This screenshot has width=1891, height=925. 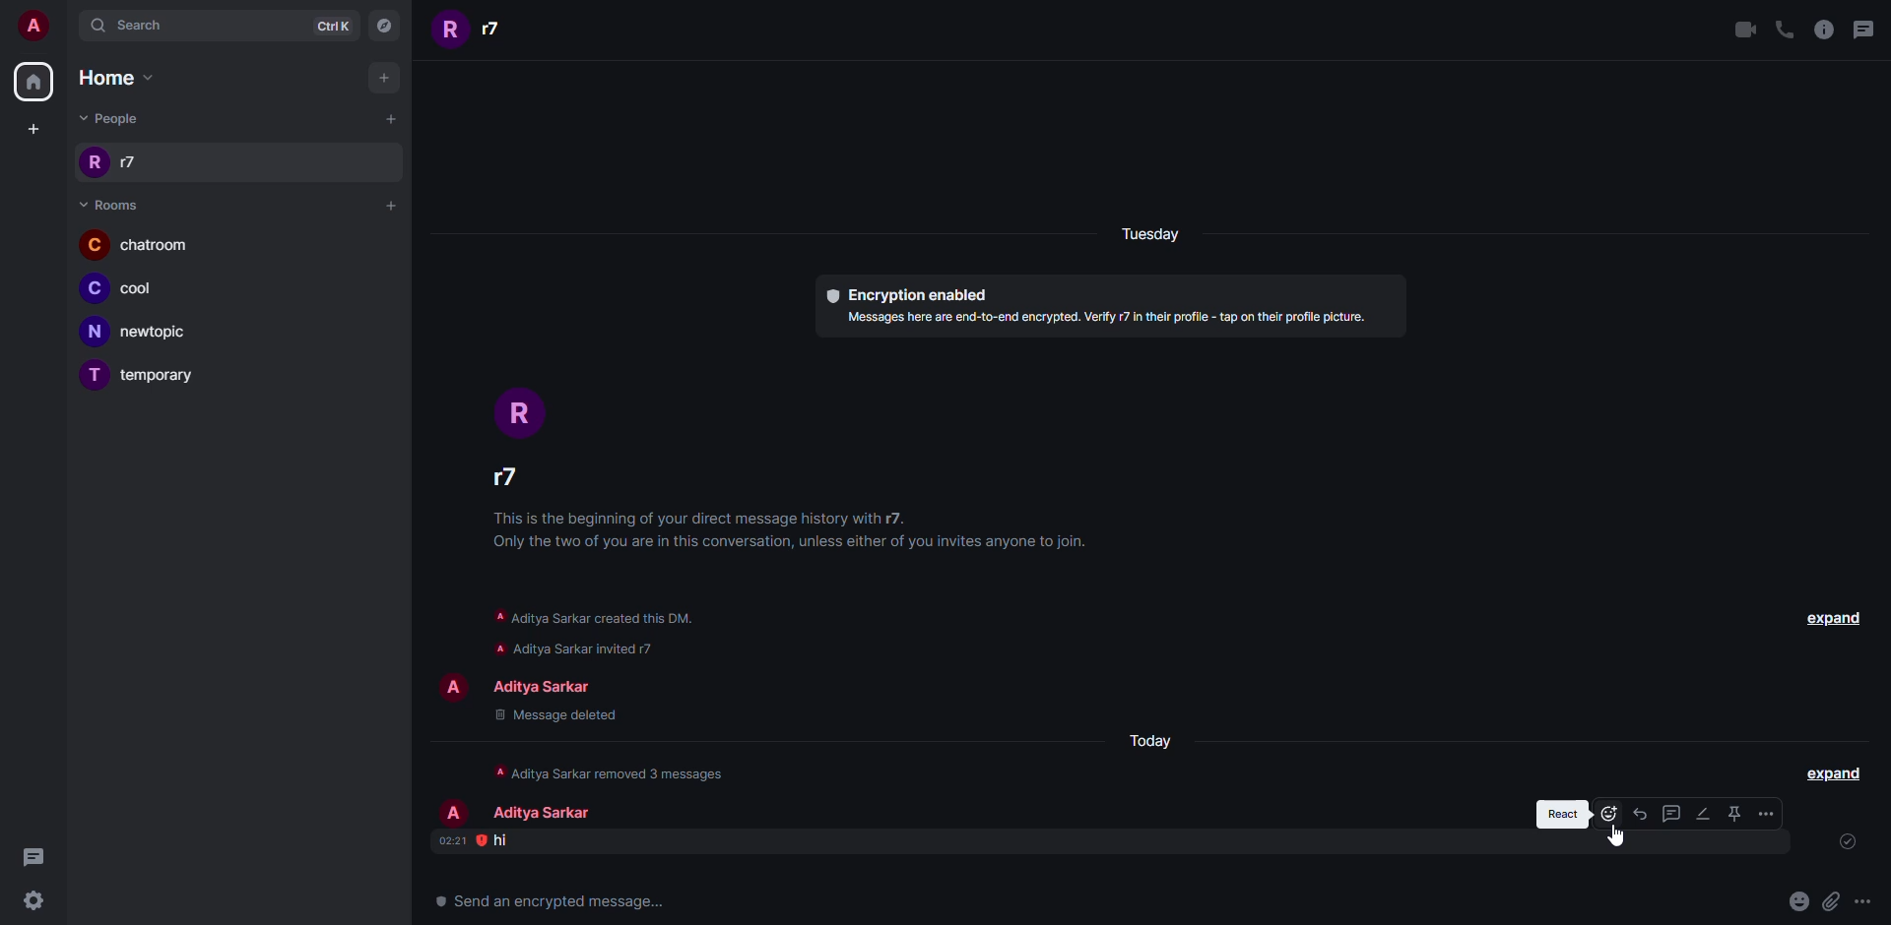 What do you see at coordinates (1827, 618) in the screenshot?
I see `expand` at bounding box center [1827, 618].